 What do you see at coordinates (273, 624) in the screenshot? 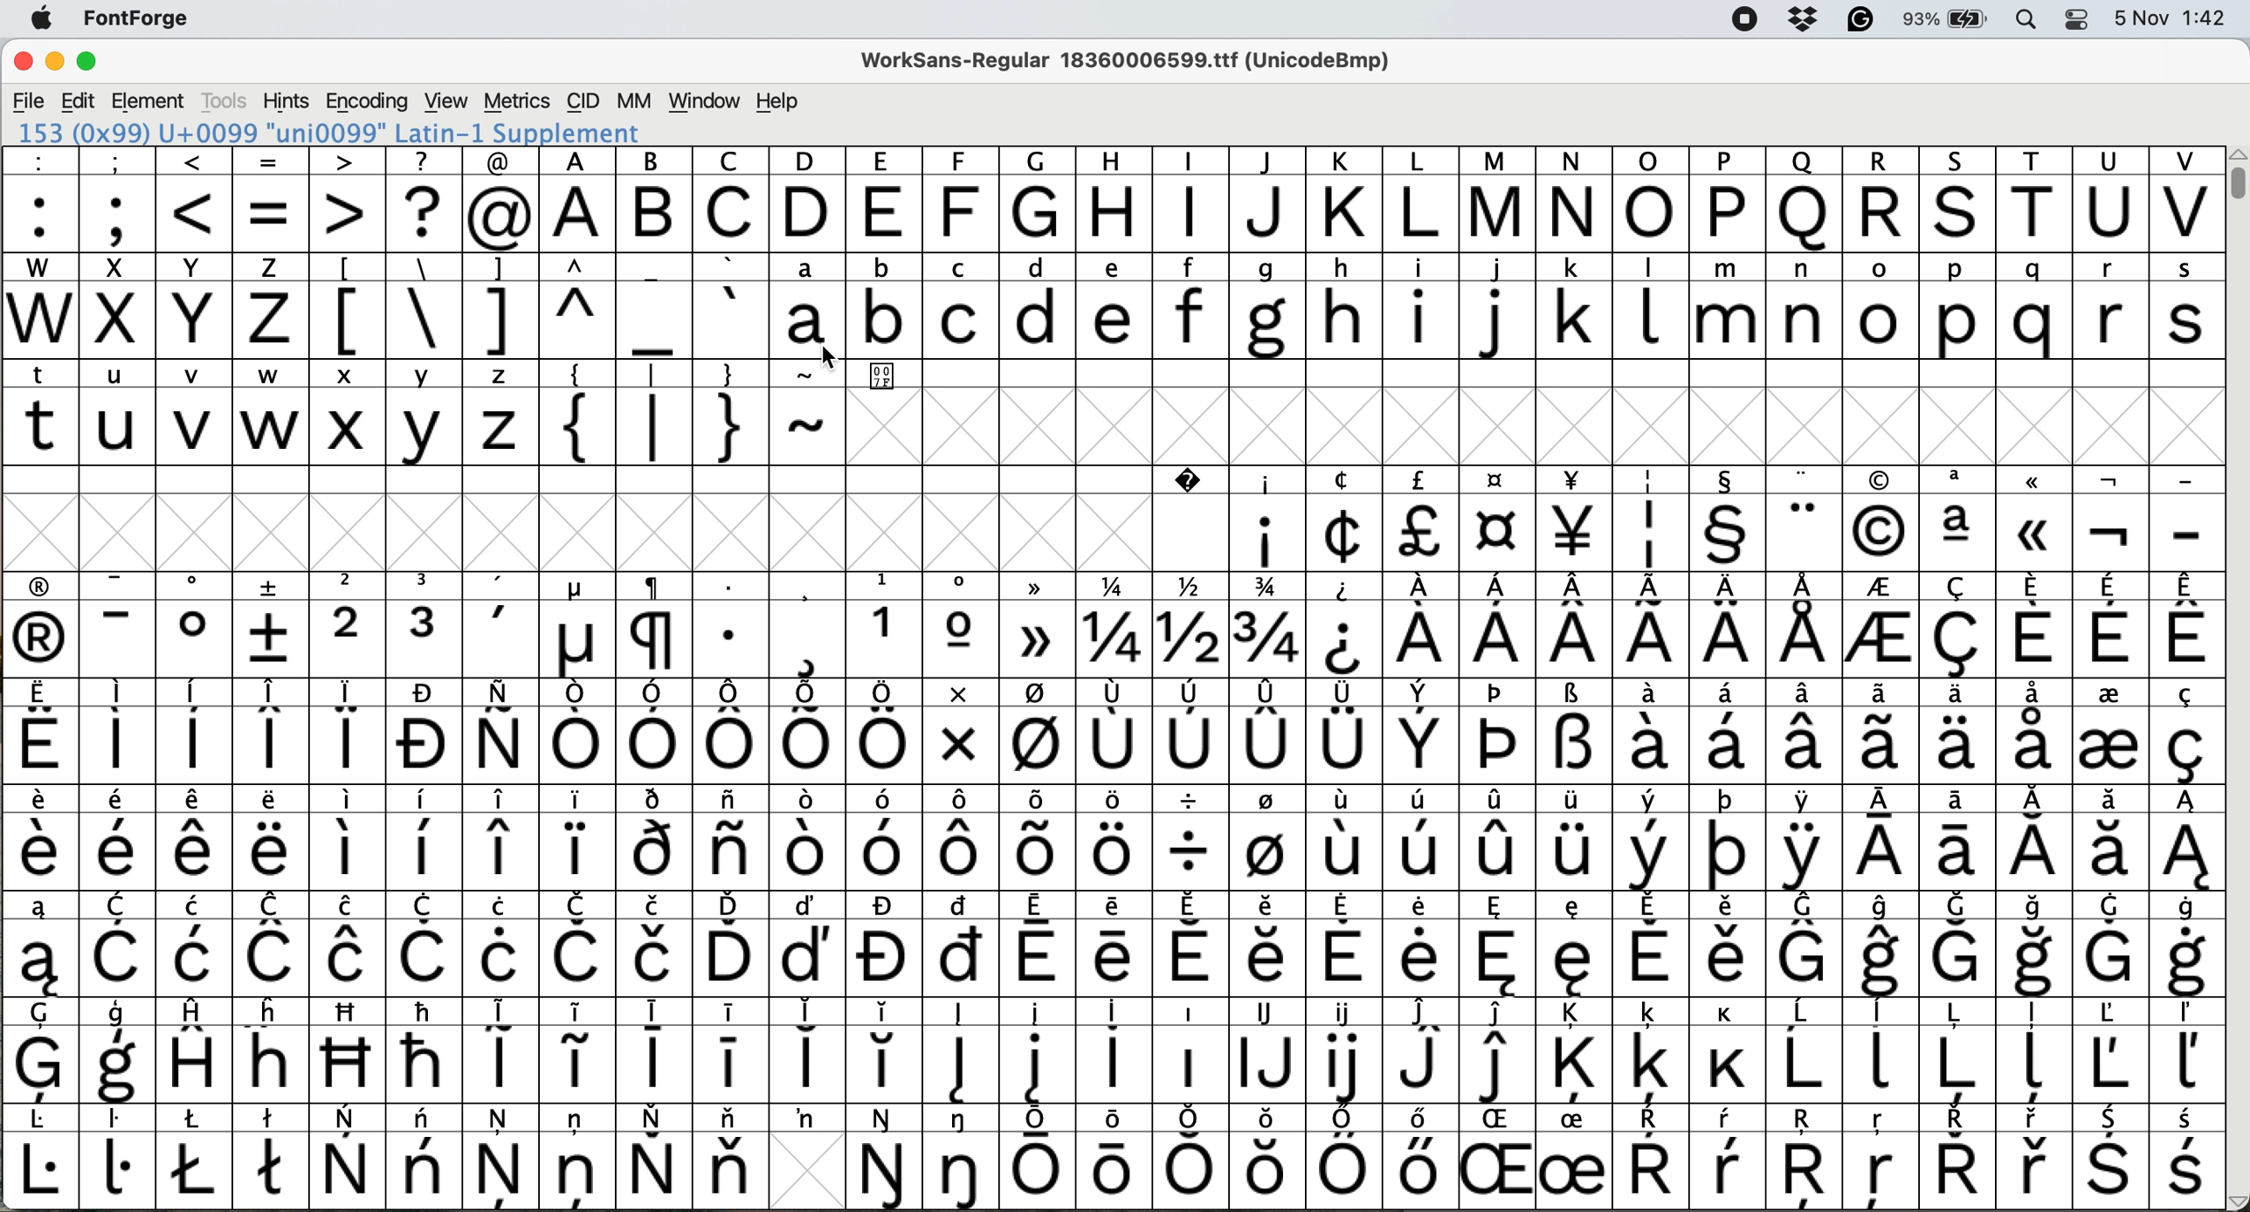
I see `symbol` at bounding box center [273, 624].